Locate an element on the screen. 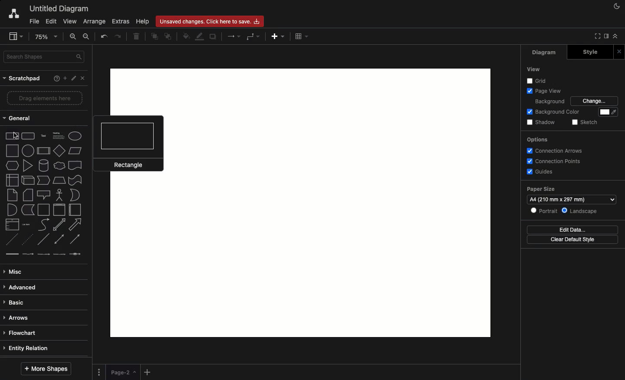  Close is located at coordinates (619, 52).